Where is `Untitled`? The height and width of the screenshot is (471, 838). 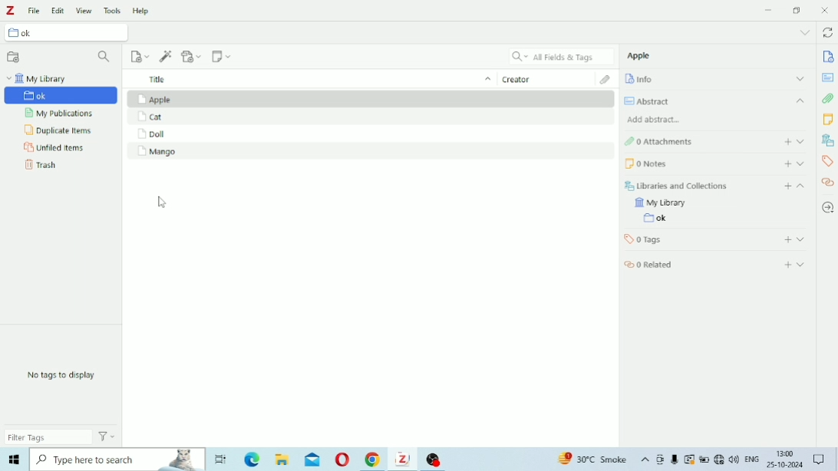 Untitled is located at coordinates (65, 32).